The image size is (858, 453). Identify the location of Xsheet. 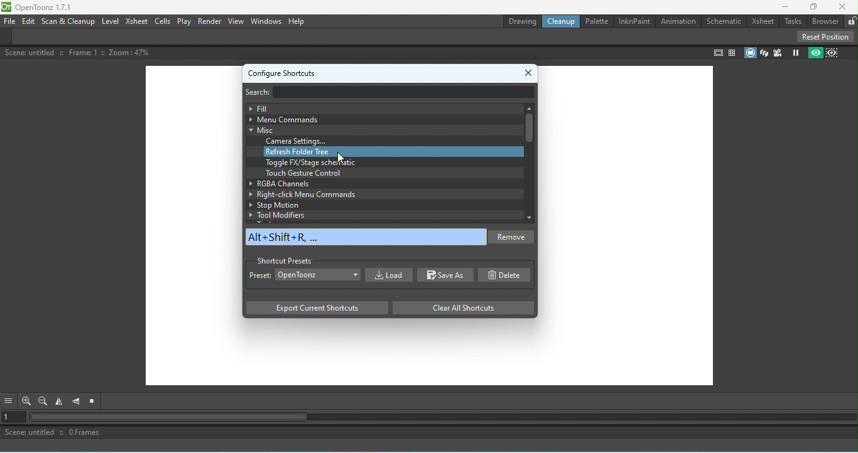
(137, 21).